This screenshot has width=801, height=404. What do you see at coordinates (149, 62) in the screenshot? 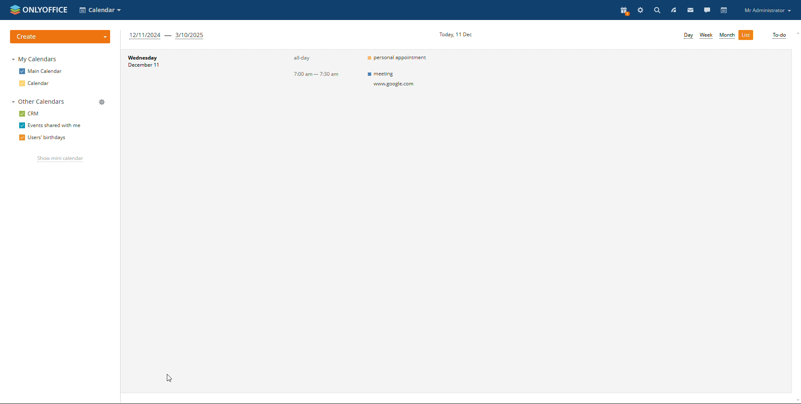
I see `day and date` at bounding box center [149, 62].